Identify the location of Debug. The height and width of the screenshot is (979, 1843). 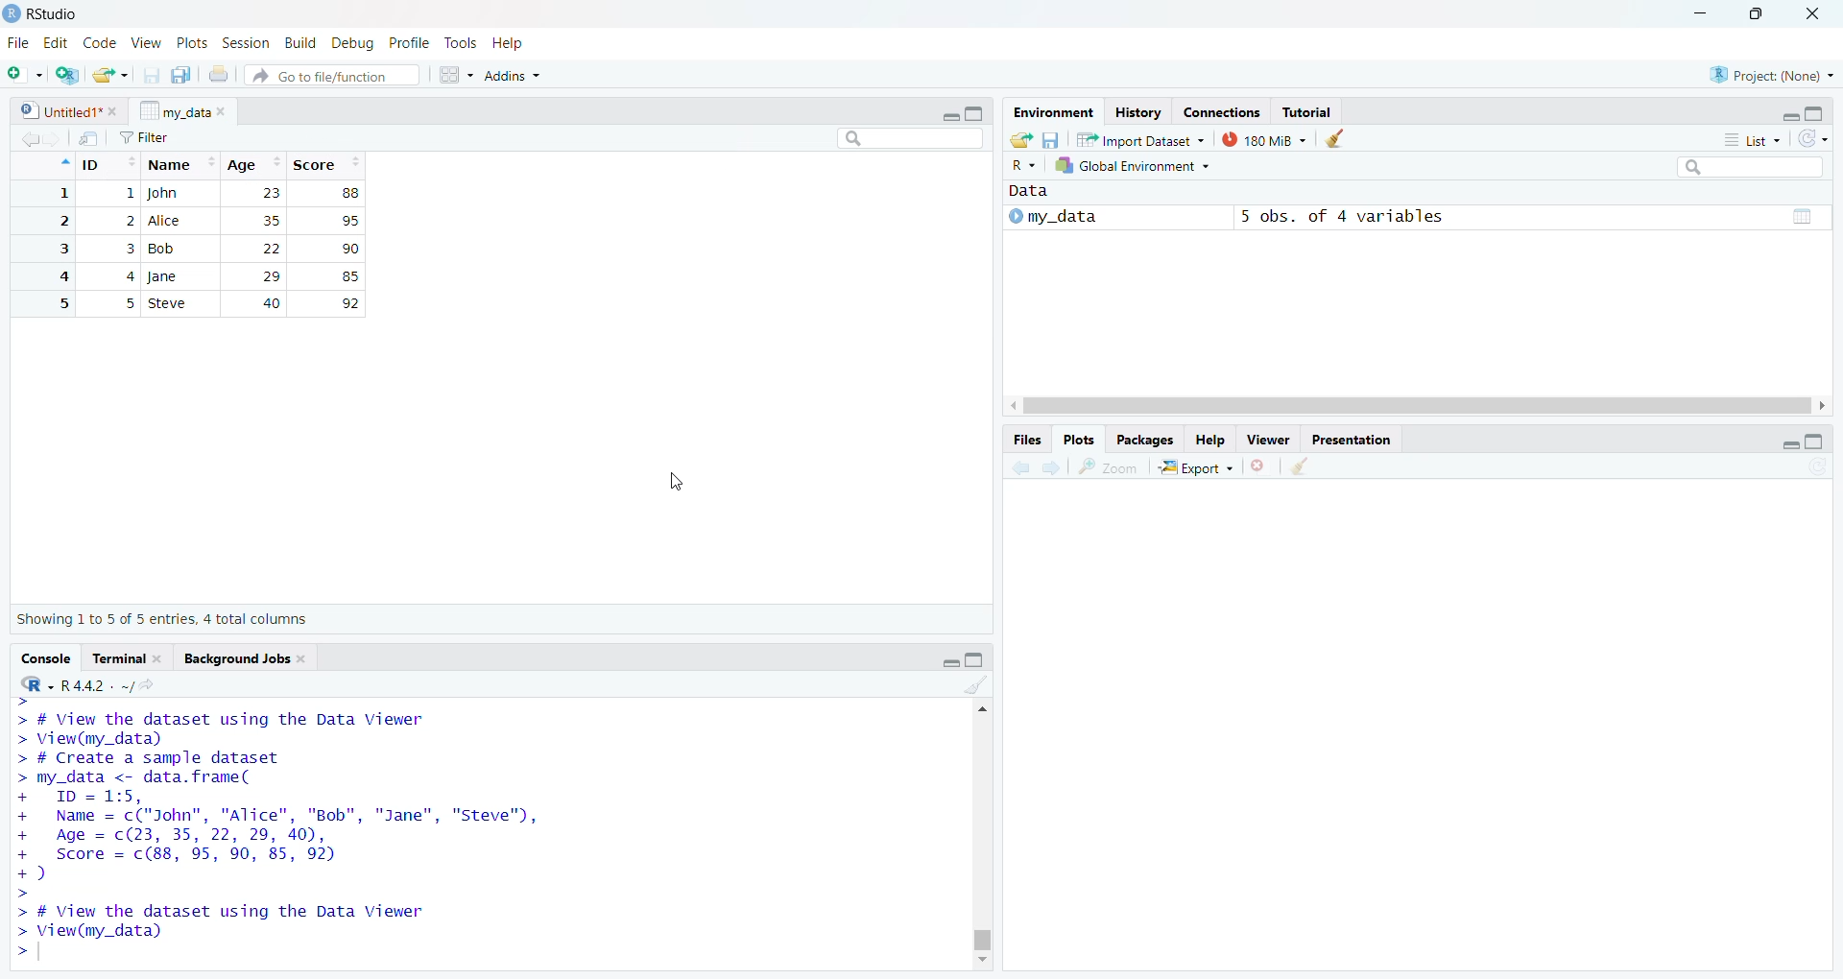
(353, 44).